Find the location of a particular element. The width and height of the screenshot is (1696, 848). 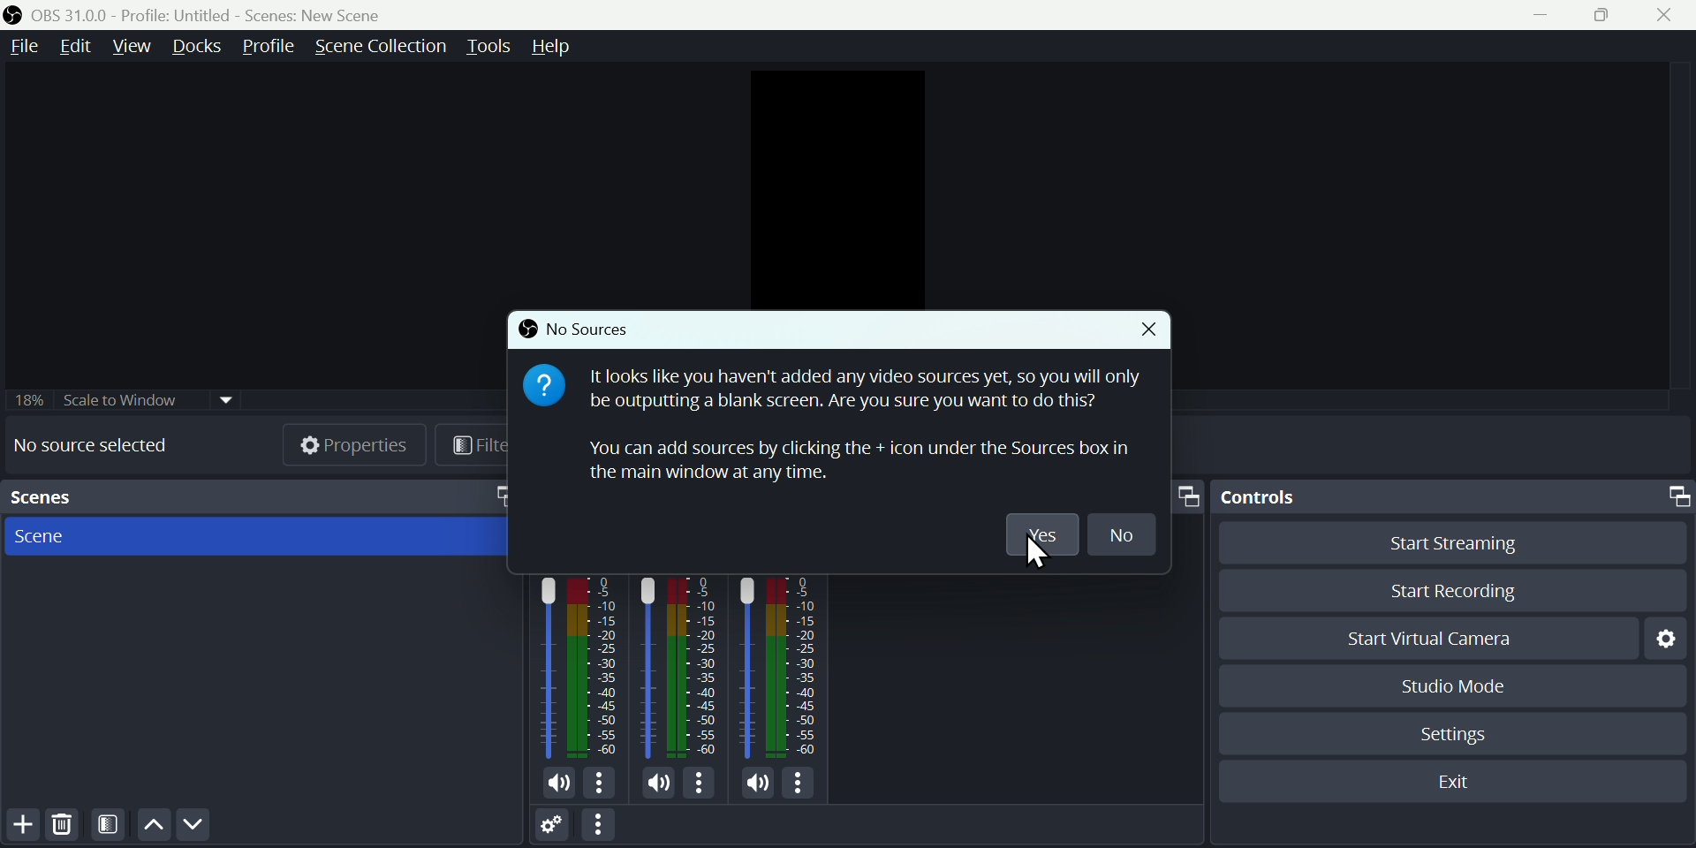

Add is located at coordinates (19, 826).